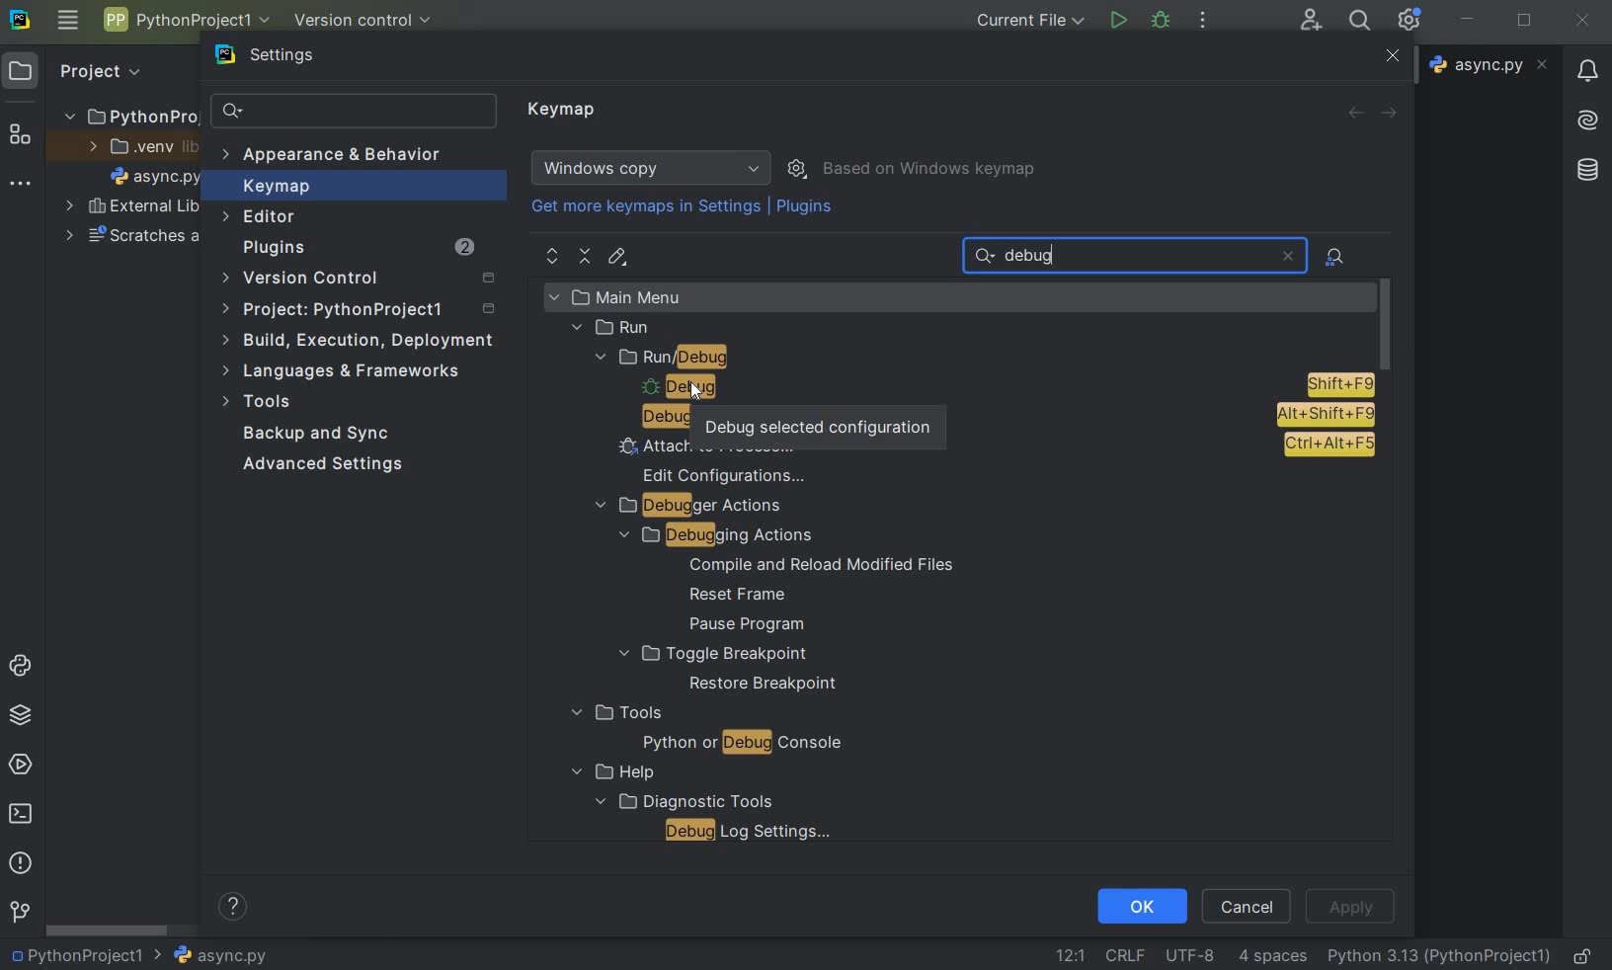 The image size is (1612, 970). I want to click on file actions by shortcuts, so click(1336, 257).